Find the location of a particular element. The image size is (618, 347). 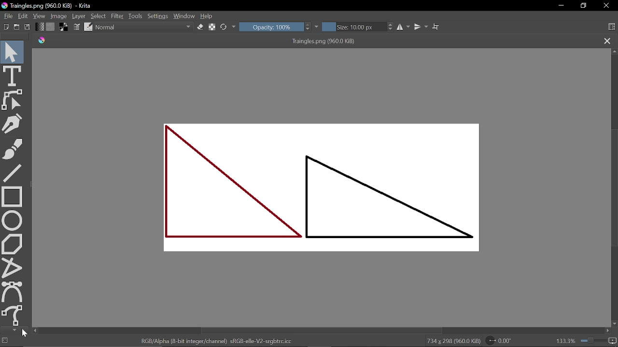

Open existing document is located at coordinates (16, 27).